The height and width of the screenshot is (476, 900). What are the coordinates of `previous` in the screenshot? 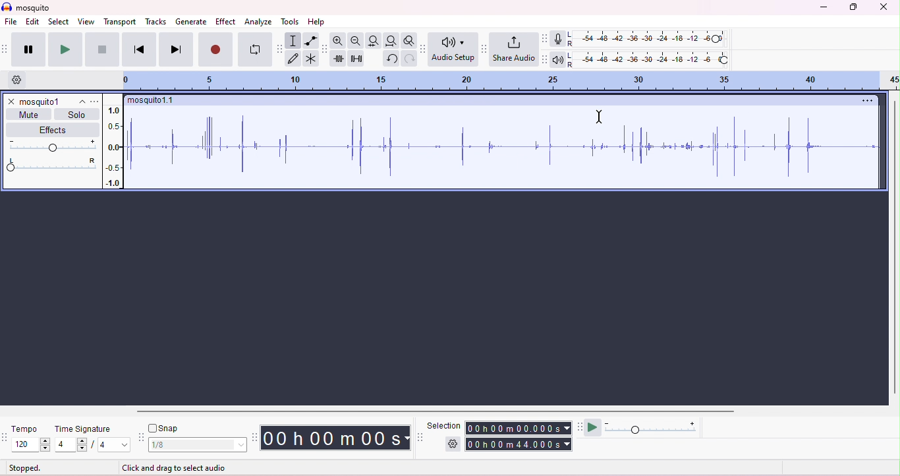 It's located at (139, 49).